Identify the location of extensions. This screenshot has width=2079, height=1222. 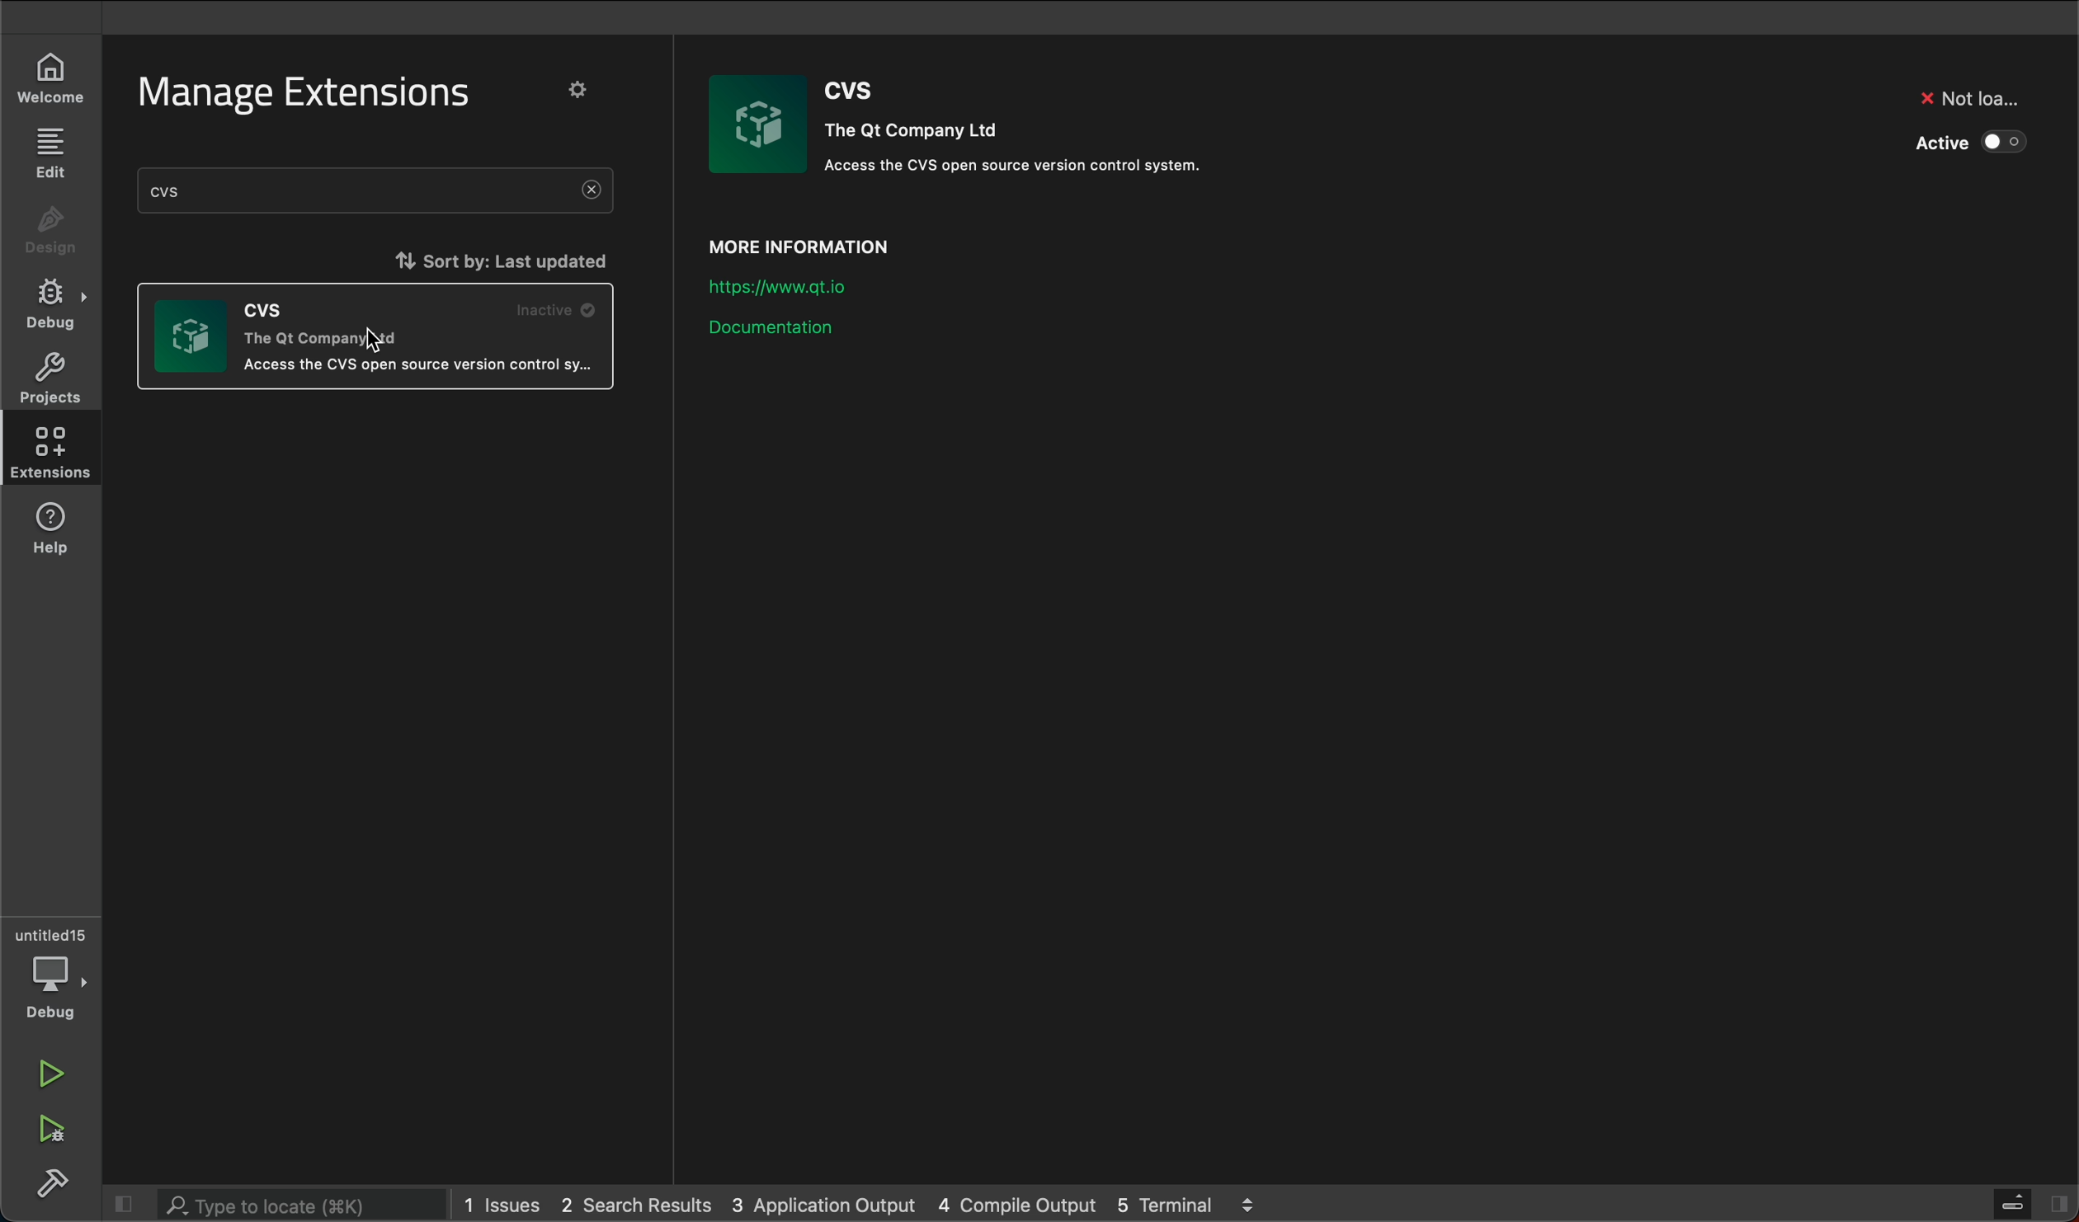
(47, 451).